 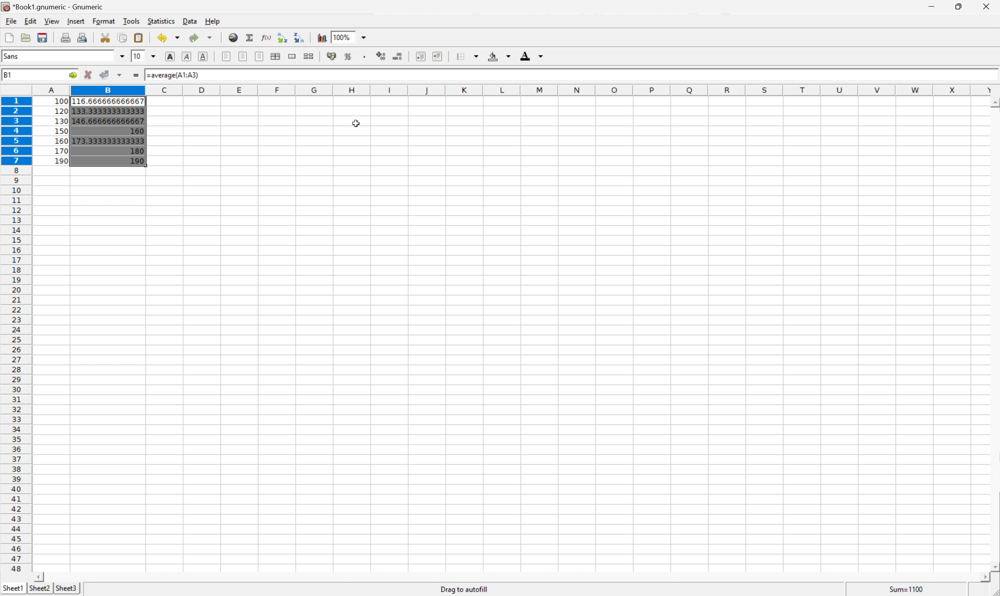 I want to click on Underline, so click(x=203, y=57).